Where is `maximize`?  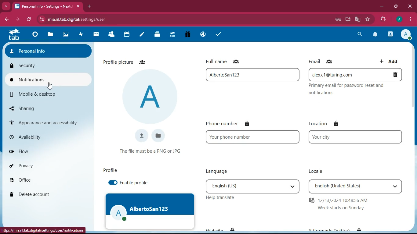
maximize is located at coordinates (395, 7).